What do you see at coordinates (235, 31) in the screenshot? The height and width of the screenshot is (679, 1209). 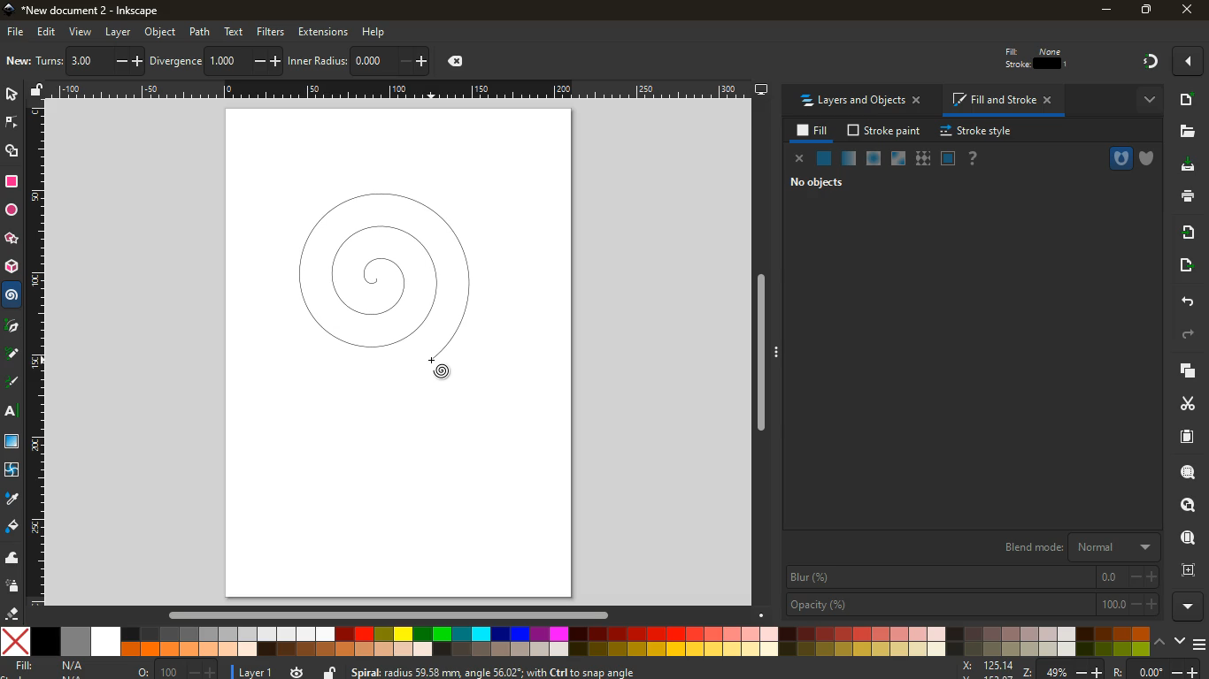 I see `text` at bounding box center [235, 31].